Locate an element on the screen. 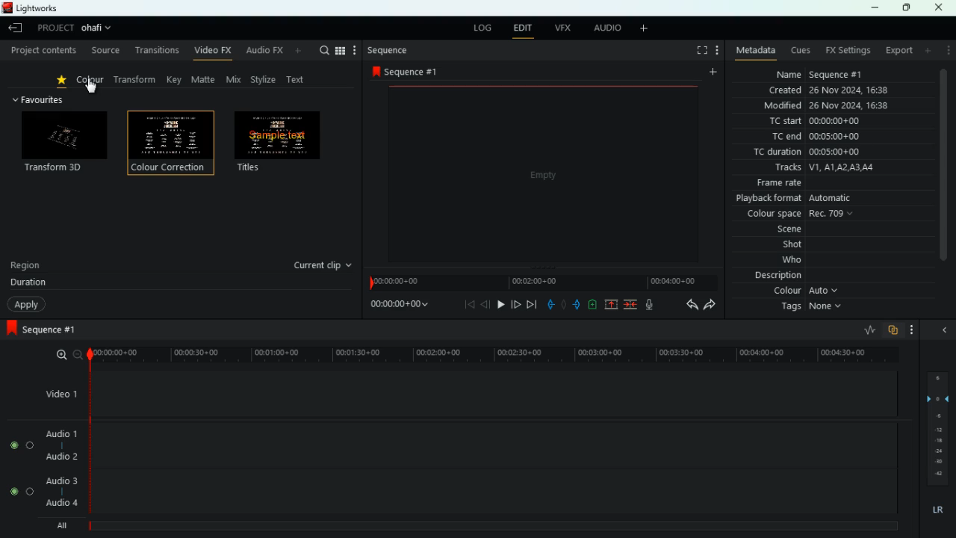 This screenshot has height=538, width=956. backward is located at coordinates (688, 305).